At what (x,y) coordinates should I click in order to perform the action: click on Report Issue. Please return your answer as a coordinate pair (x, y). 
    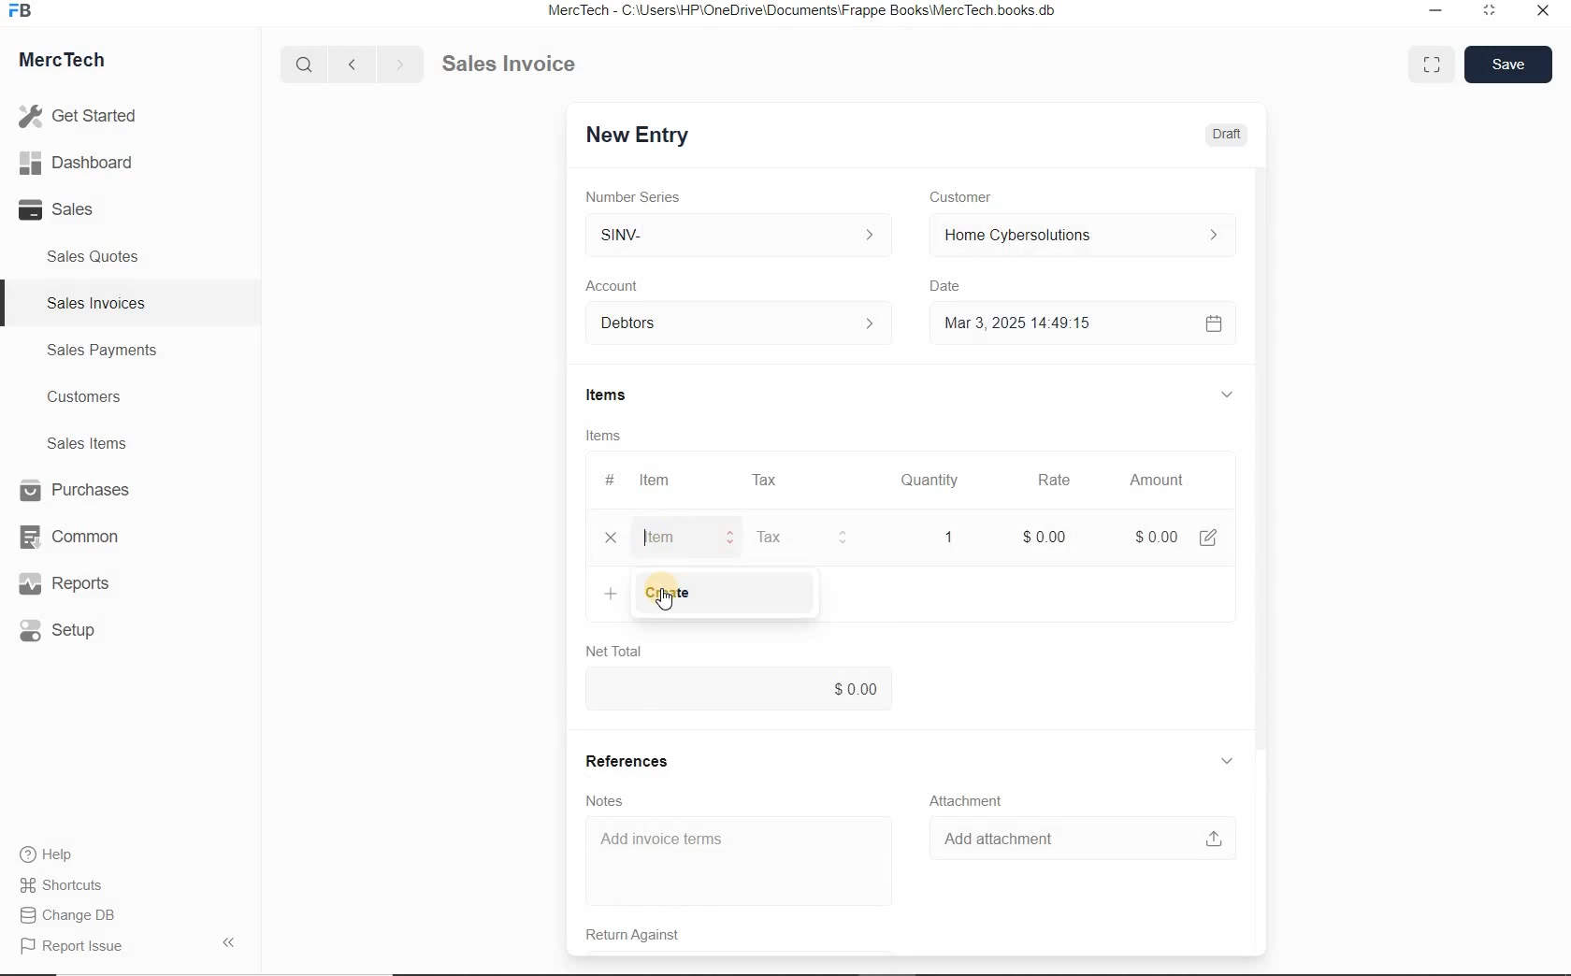
    Looking at the image, I should click on (76, 947).